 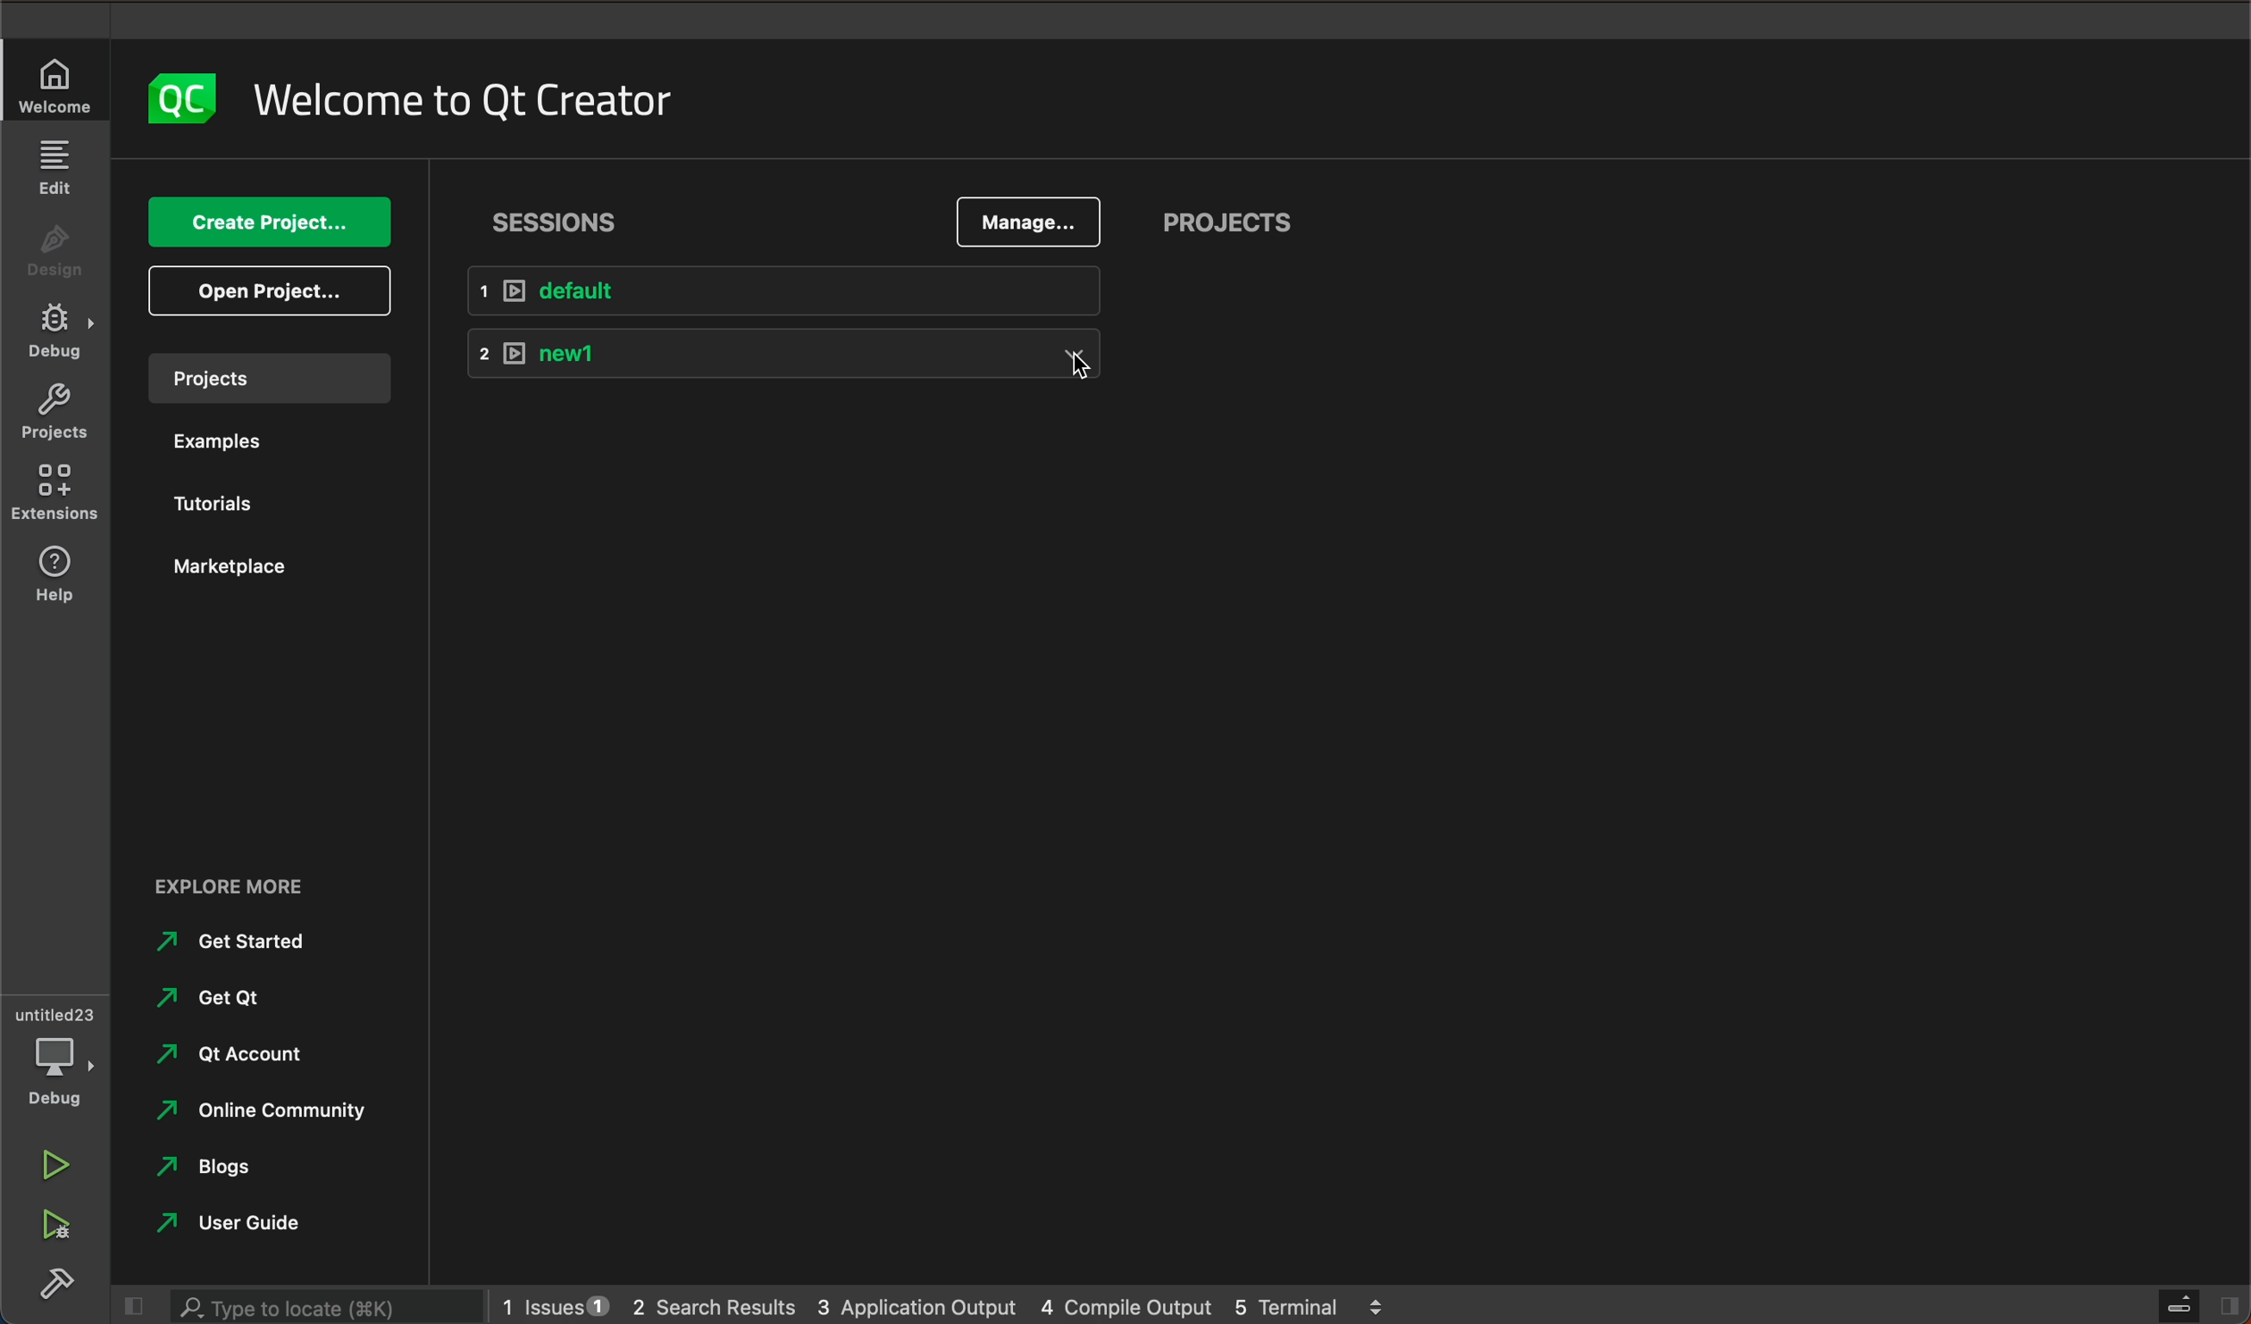 I want to click on examples, so click(x=234, y=442).